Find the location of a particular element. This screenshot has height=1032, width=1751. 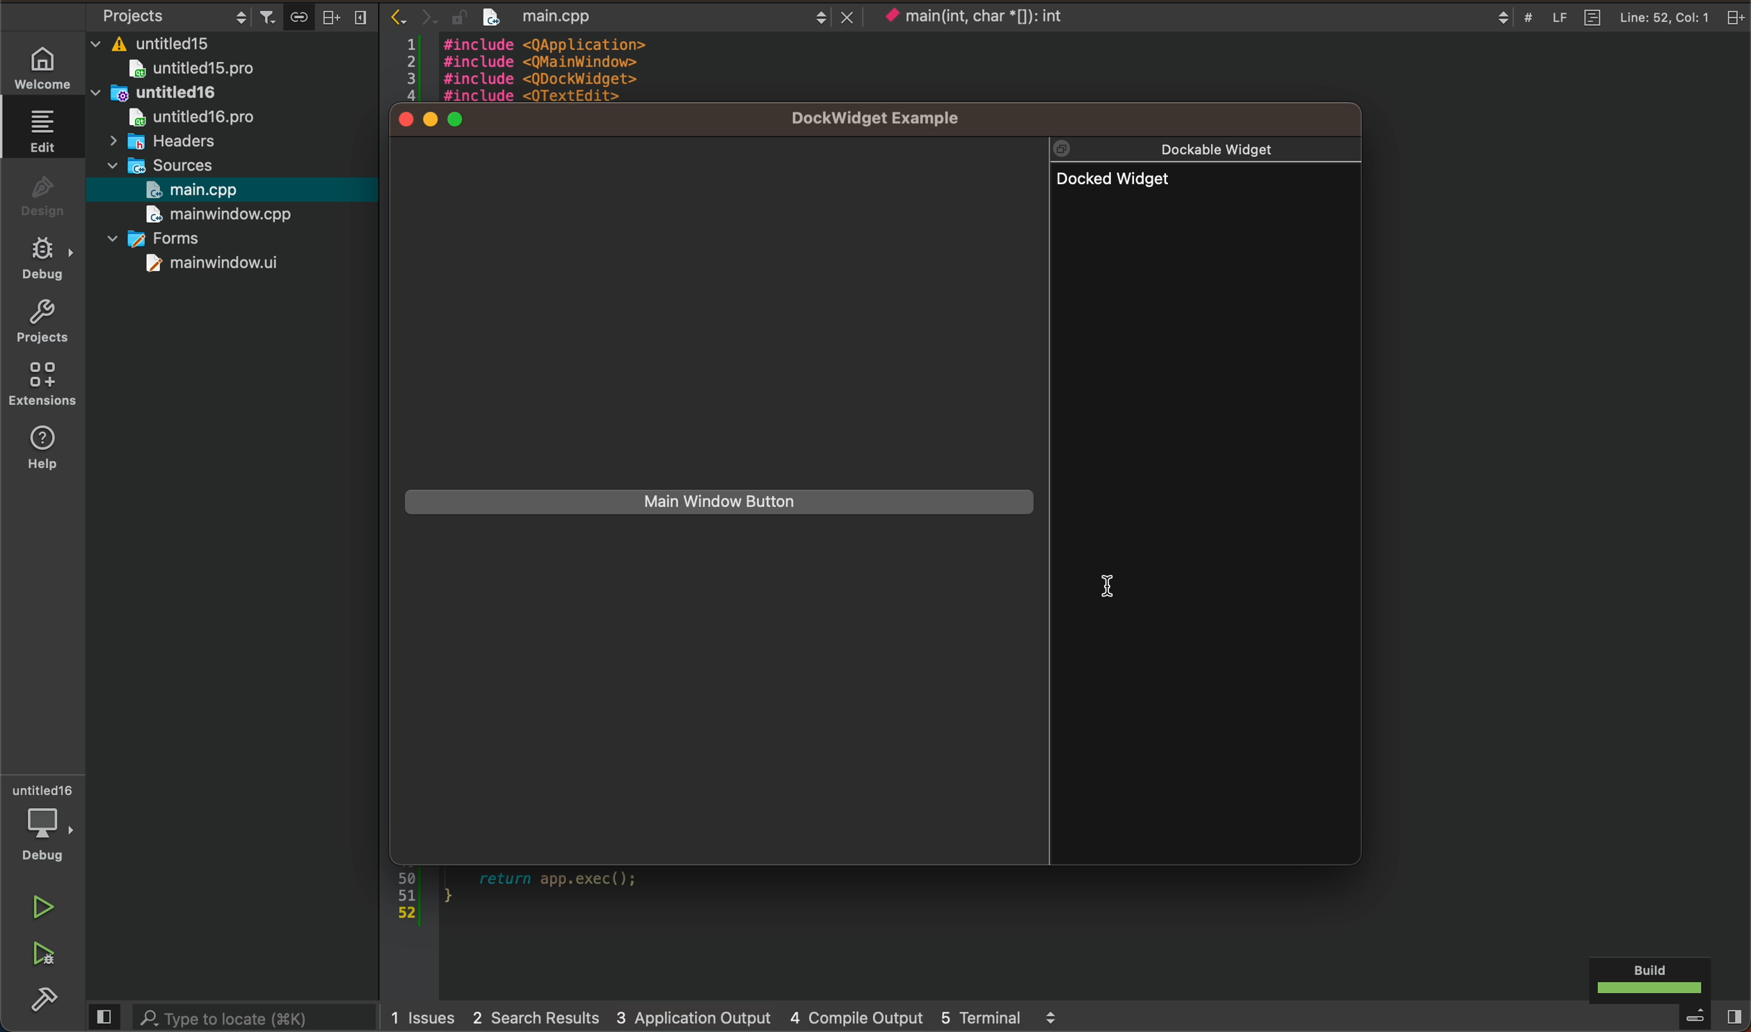

mainwindow is located at coordinates (211, 265).